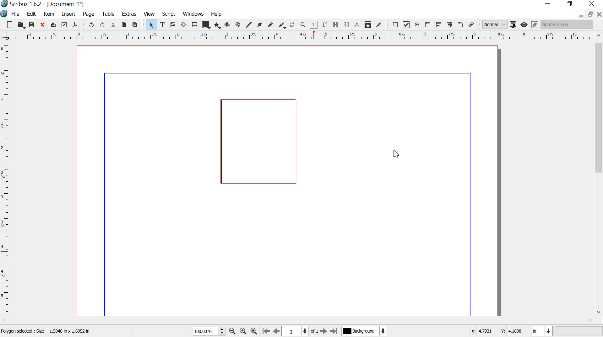  What do you see at coordinates (277, 331) in the screenshot?
I see `go to previous page` at bounding box center [277, 331].